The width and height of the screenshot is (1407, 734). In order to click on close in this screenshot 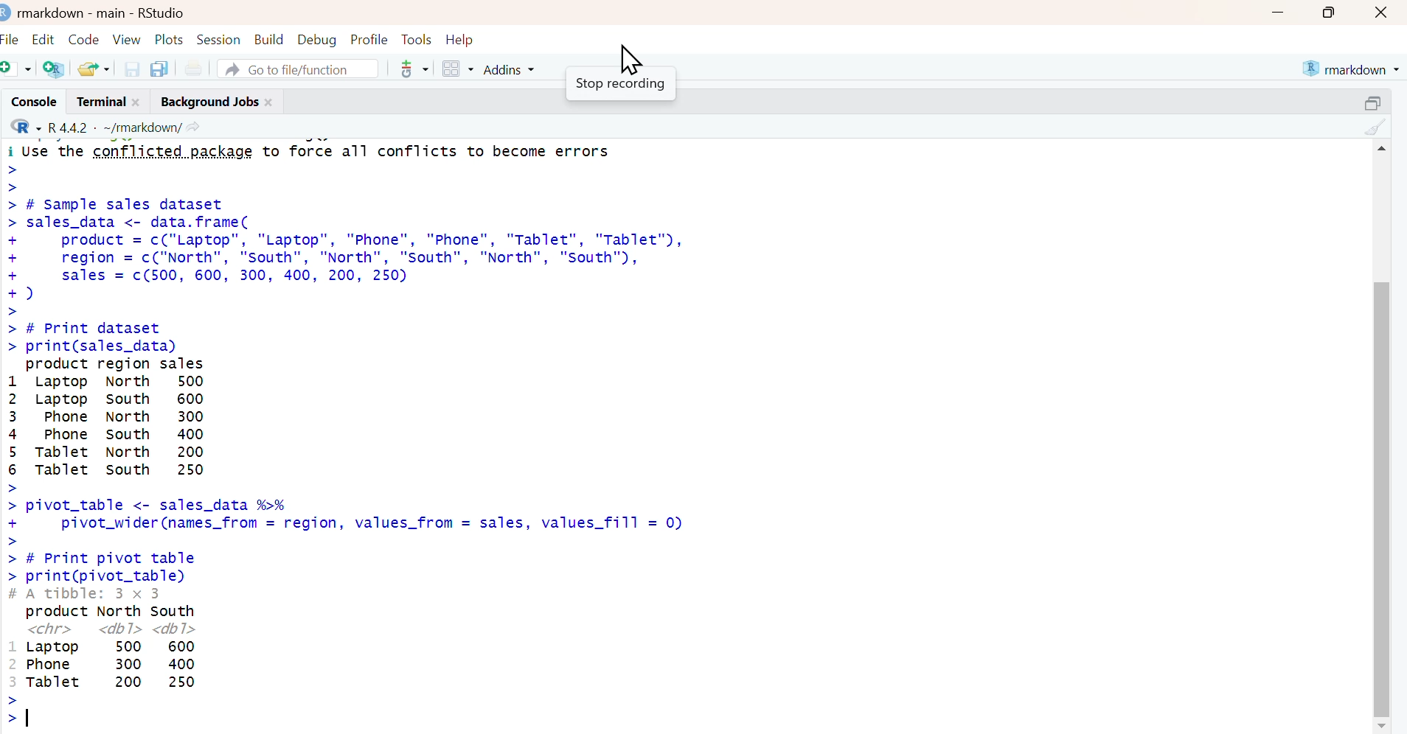, I will do `click(1384, 12)`.